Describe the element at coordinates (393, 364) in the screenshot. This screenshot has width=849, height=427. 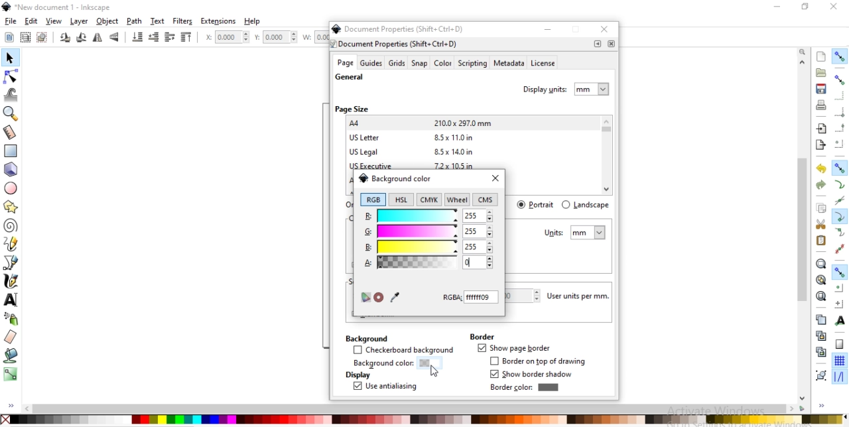
I see `background color` at that location.